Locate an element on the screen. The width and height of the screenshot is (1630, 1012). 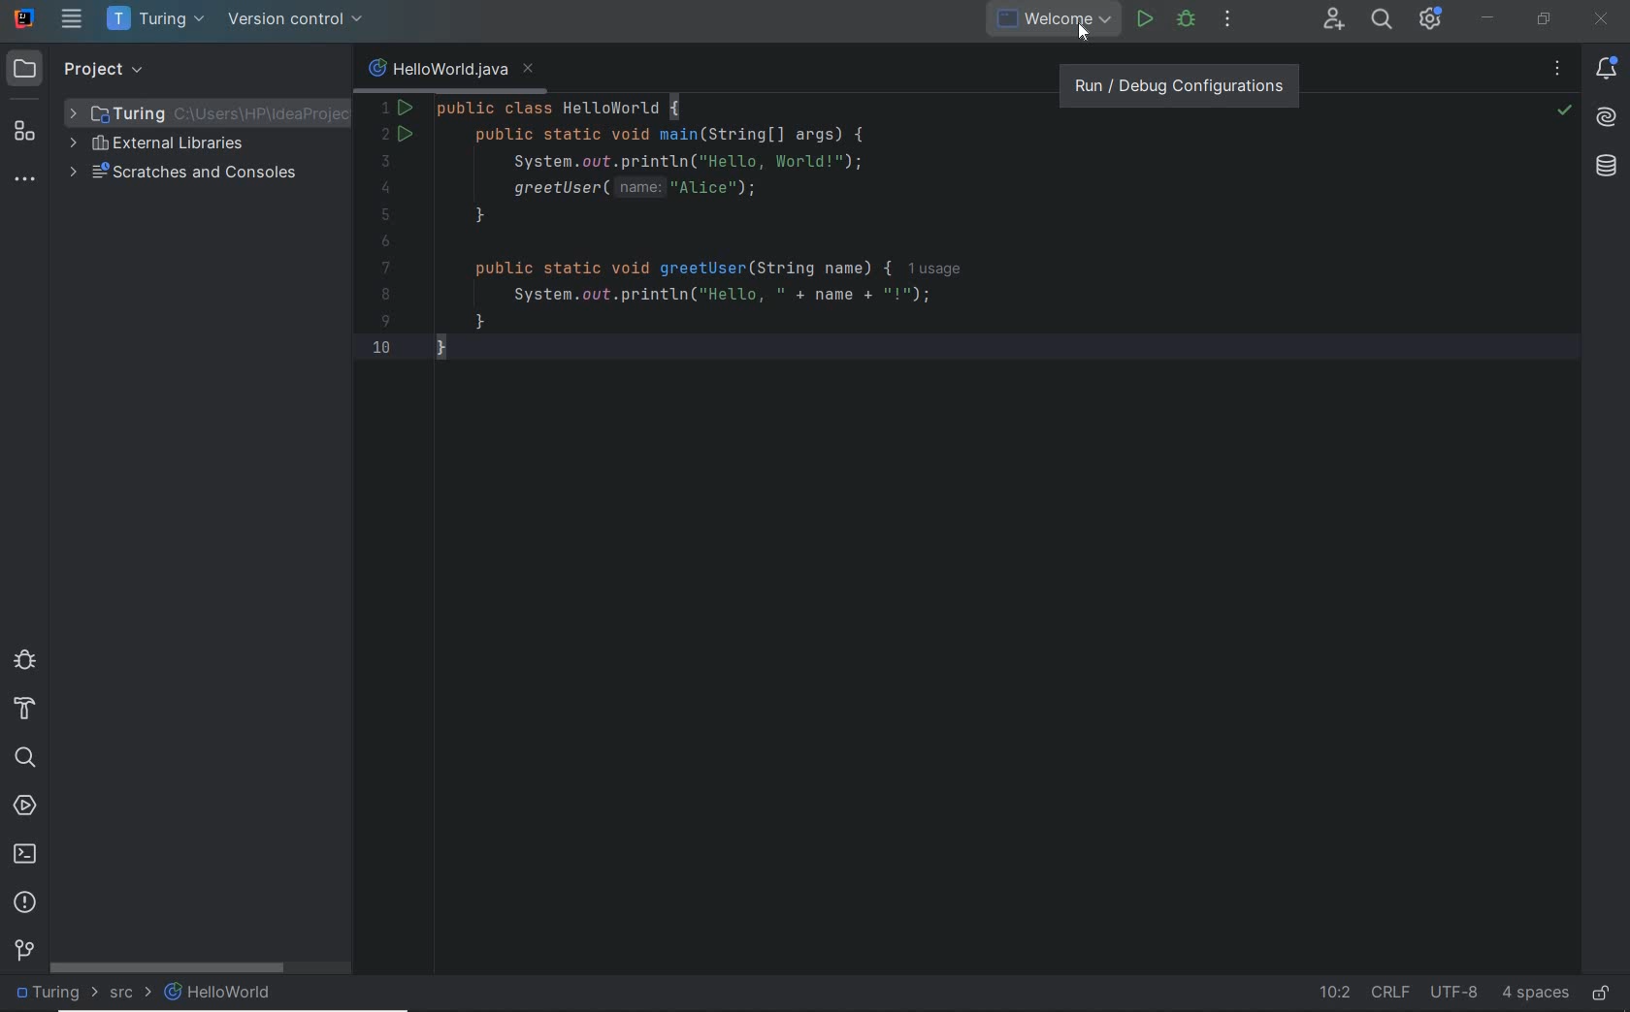
no problems highlighted is located at coordinates (1564, 111).